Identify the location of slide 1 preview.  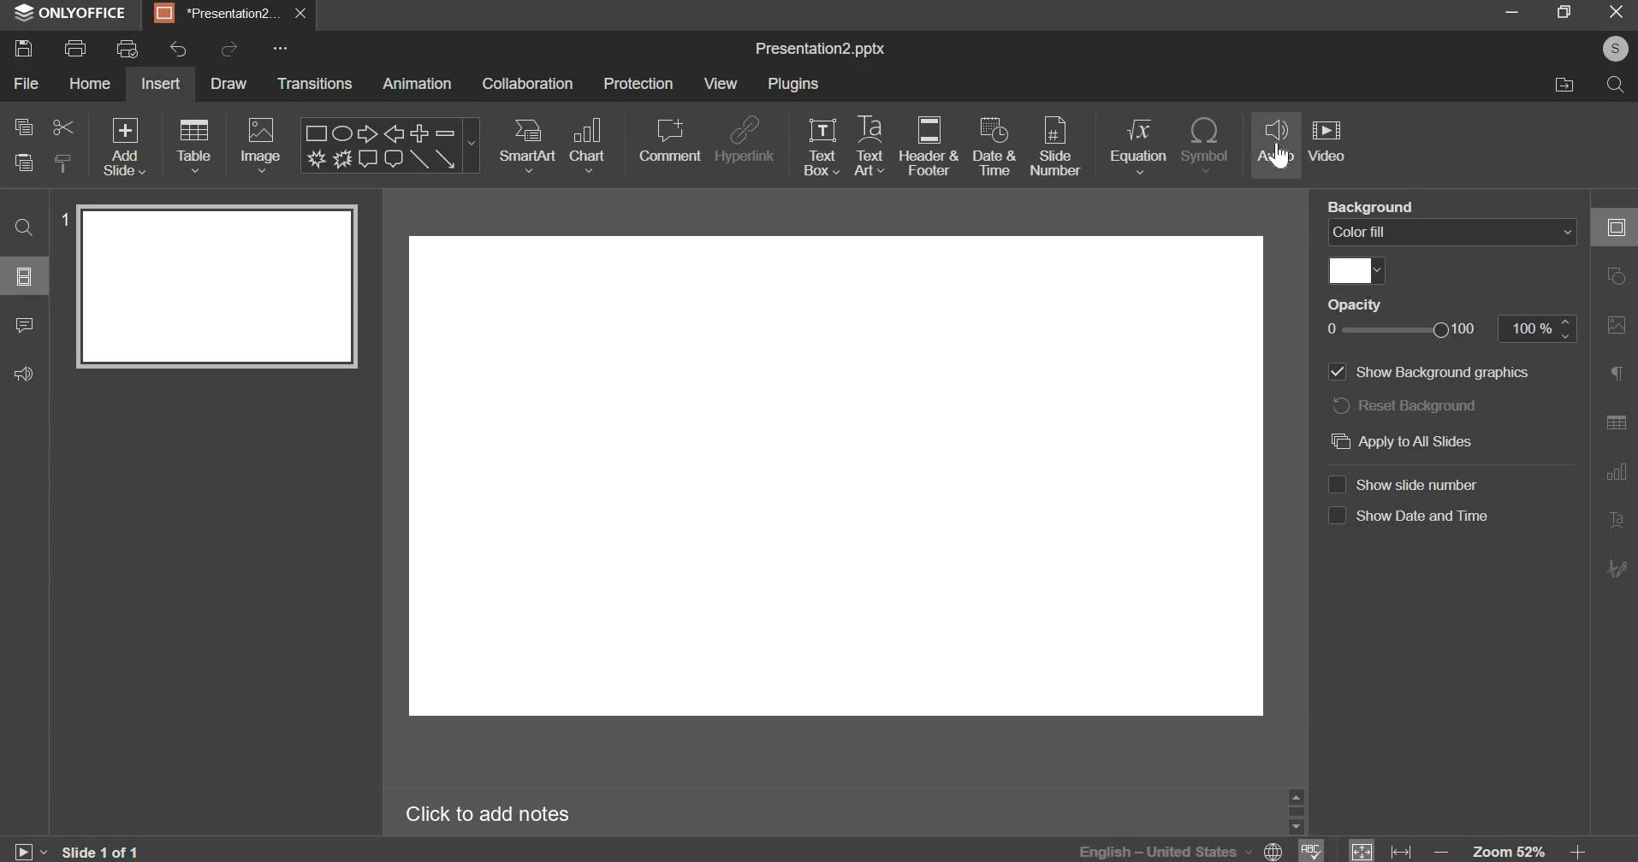
(217, 286).